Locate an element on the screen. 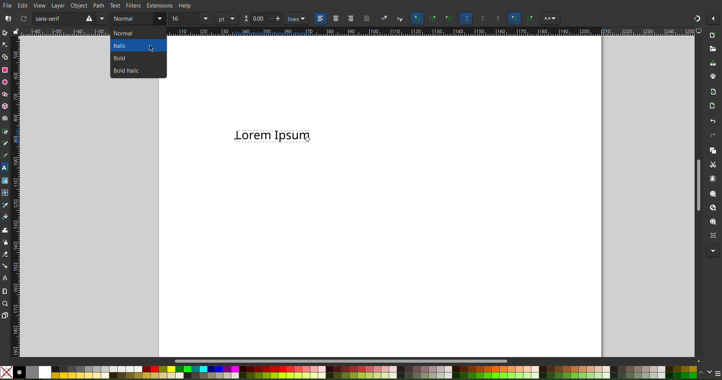 The height and width of the screenshot is (380, 722). AA is located at coordinates (529, 18).